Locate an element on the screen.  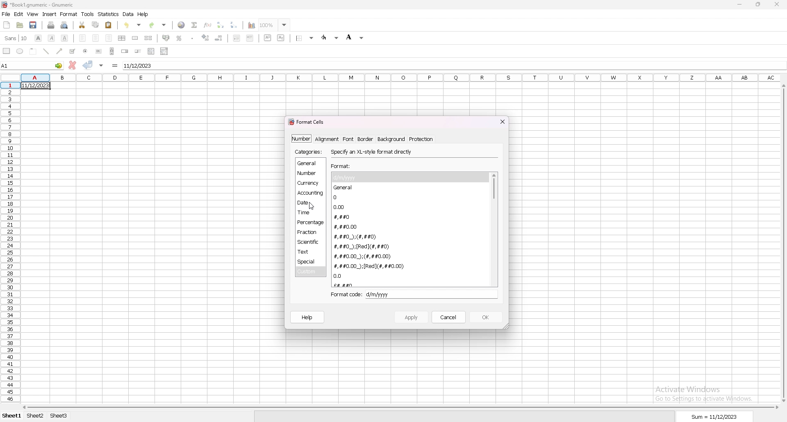
zoom is located at coordinates (275, 25).